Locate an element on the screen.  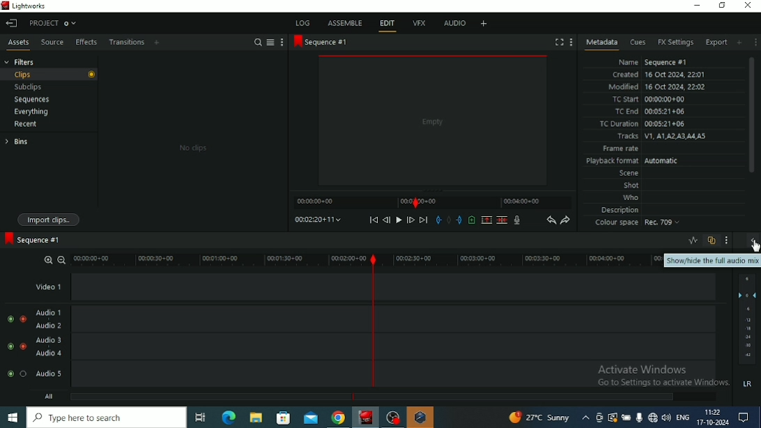
Solo this track is located at coordinates (23, 346).